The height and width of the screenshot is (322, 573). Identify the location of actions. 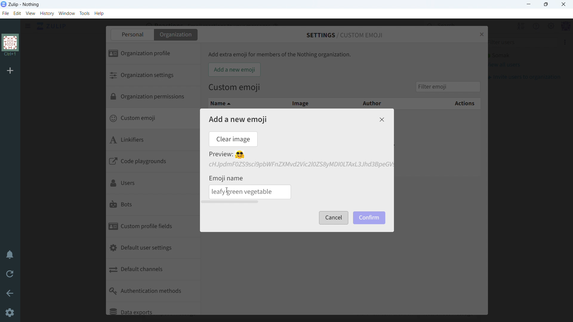
(443, 104).